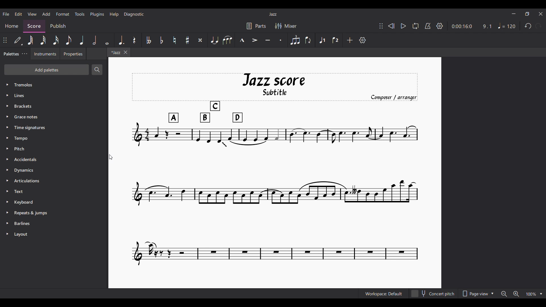 The height and width of the screenshot is (307, 546). I want to click on Page view otpions, so click(477, 293).